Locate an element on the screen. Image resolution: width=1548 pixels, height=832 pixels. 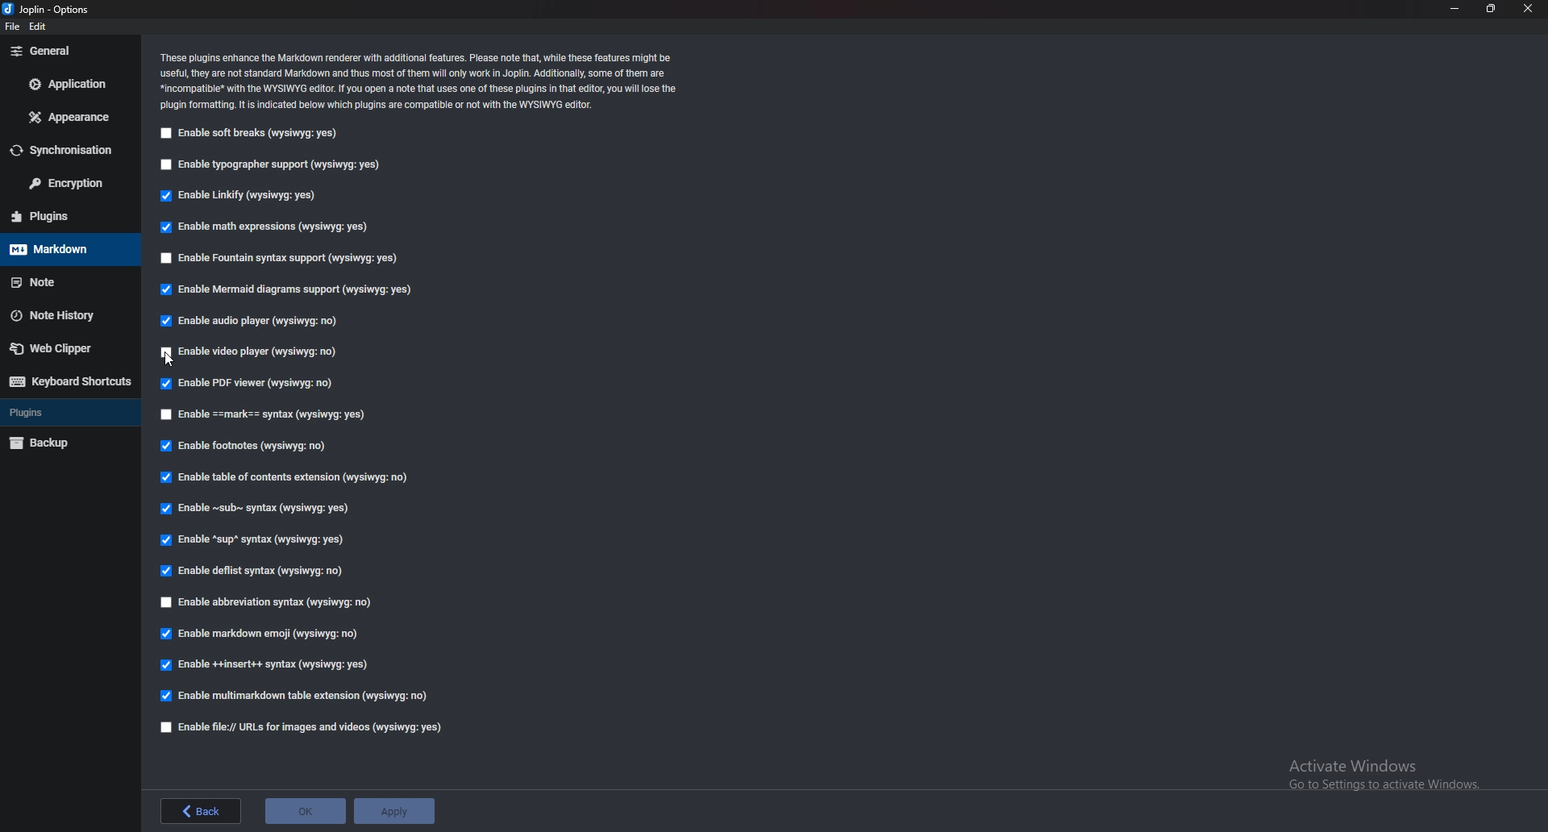
Enable table of contents extension is located at coordinates (289, 477).